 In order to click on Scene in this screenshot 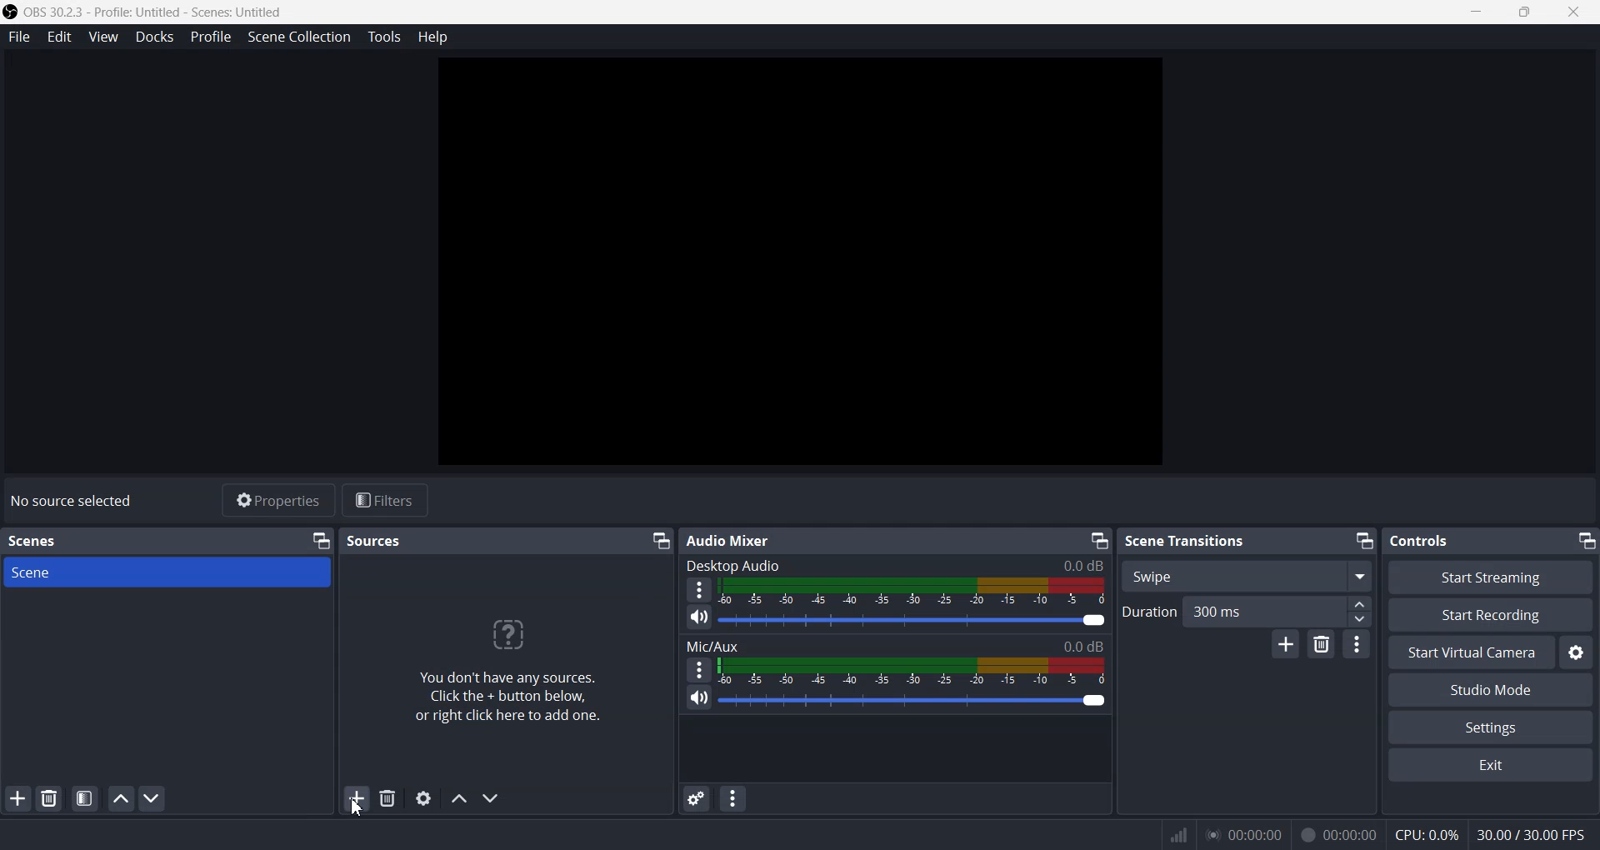, I will do `click(167, 573)`.